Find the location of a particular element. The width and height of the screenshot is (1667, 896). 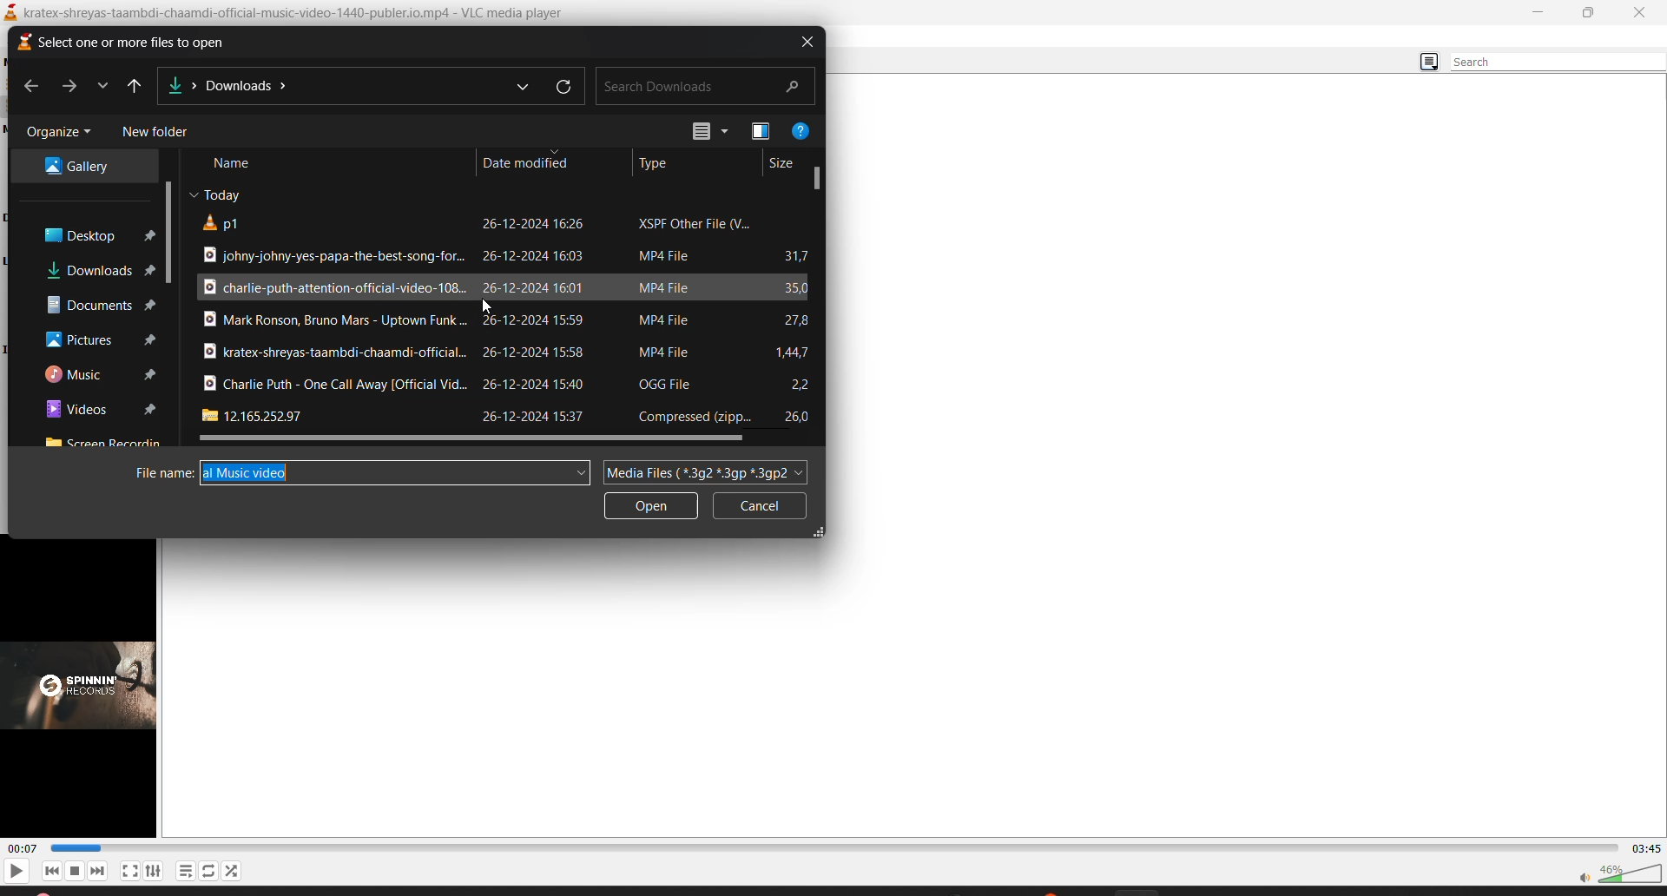

file type is located at coordinates (679, 287).